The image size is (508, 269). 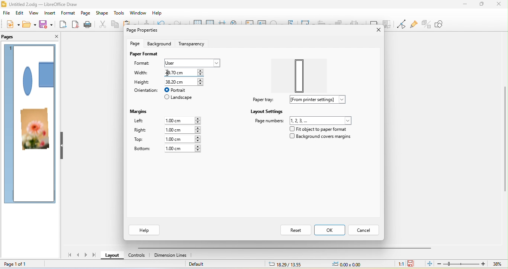 I want to click on fit object to paper format, so click(x=322, y=128).